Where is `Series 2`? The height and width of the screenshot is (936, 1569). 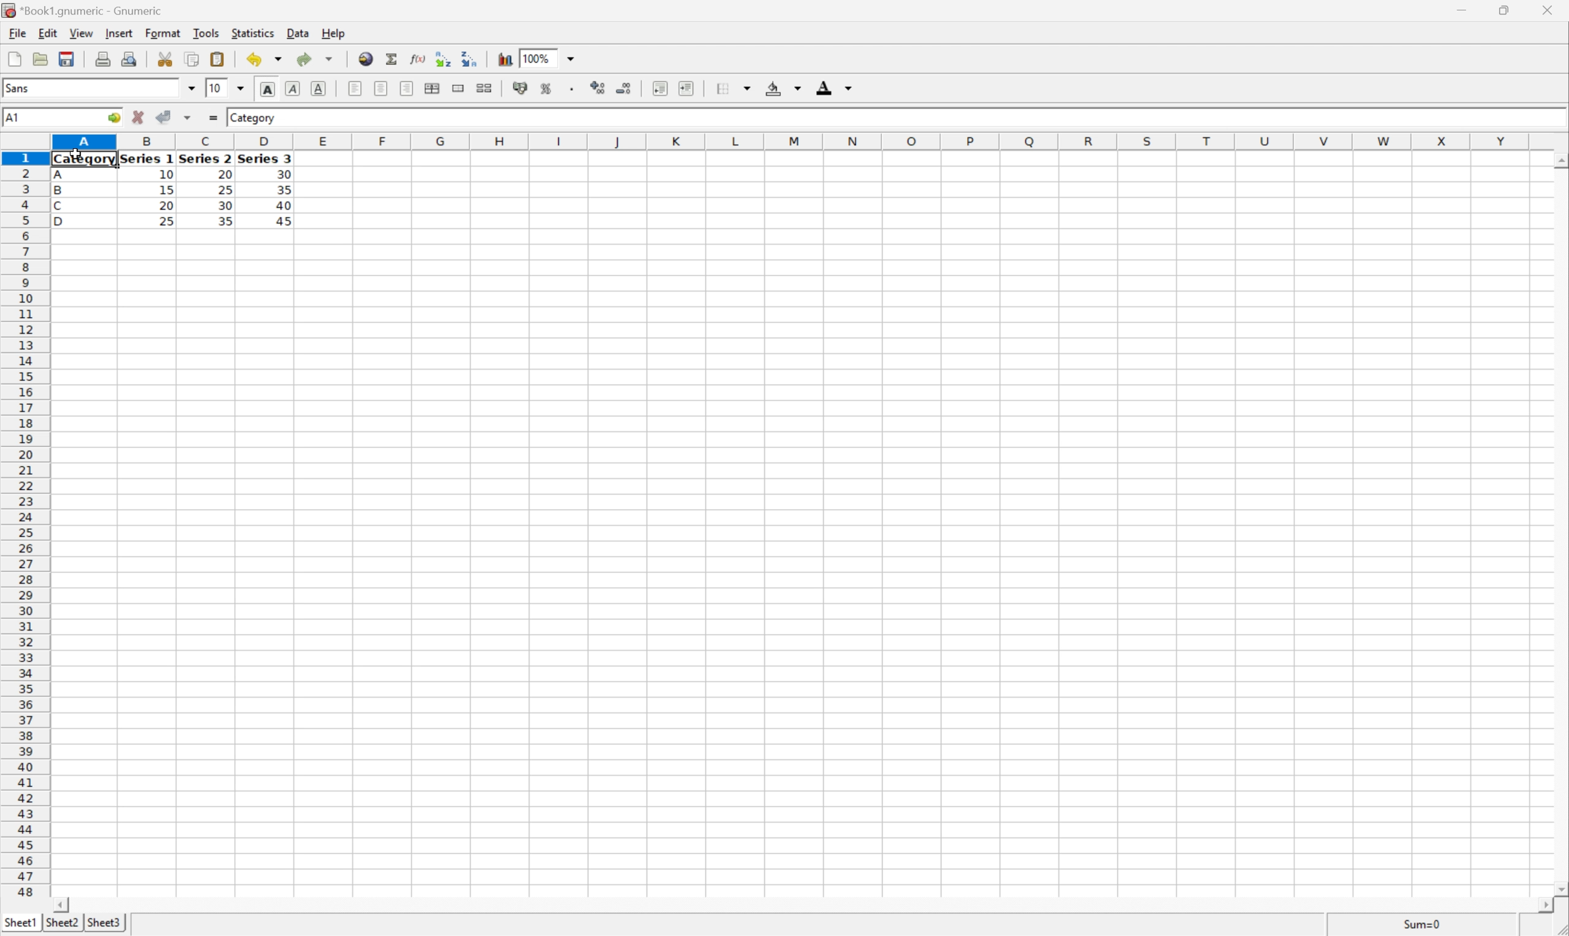
Series 2 is located at coordinates (204, 158).